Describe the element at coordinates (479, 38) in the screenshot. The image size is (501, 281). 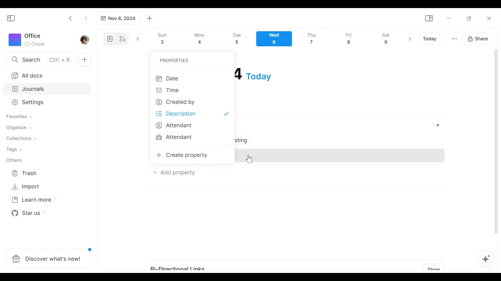
I see `Share` at that location.